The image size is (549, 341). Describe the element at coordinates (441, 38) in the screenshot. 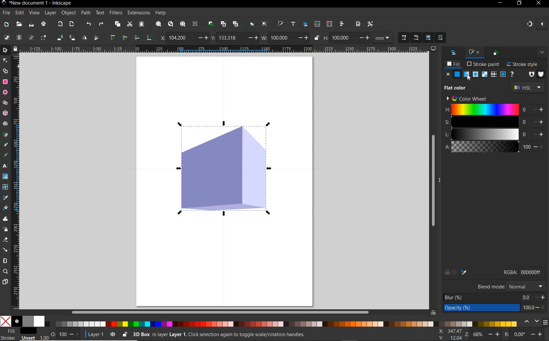

I see `MOVE PATTERNS` at that location.